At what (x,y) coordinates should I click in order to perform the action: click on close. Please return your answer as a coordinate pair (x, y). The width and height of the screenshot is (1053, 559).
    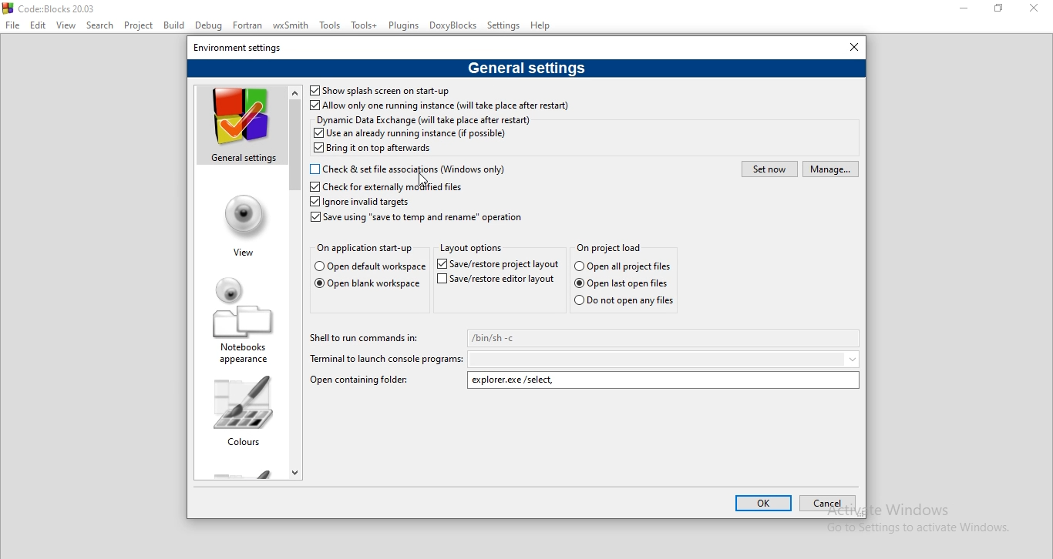
    Looking at the image, I should click on (847, 47).